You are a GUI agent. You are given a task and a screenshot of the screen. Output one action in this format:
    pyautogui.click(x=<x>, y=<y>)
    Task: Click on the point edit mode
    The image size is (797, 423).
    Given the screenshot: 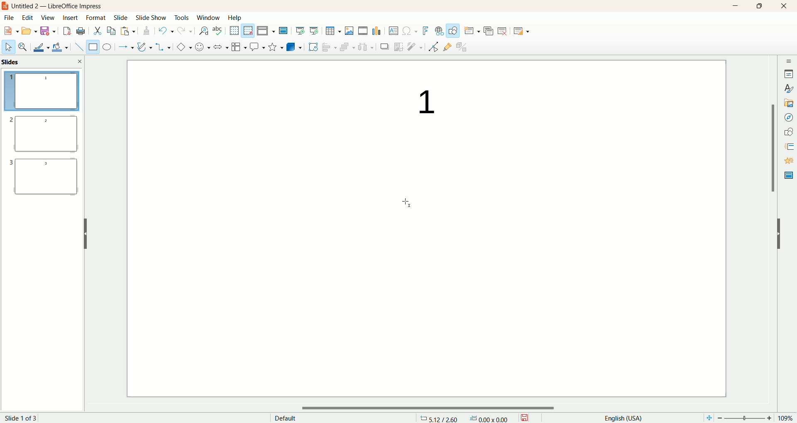 What is the action you would take?
    pyautogui.click(x=433, y=47)
    